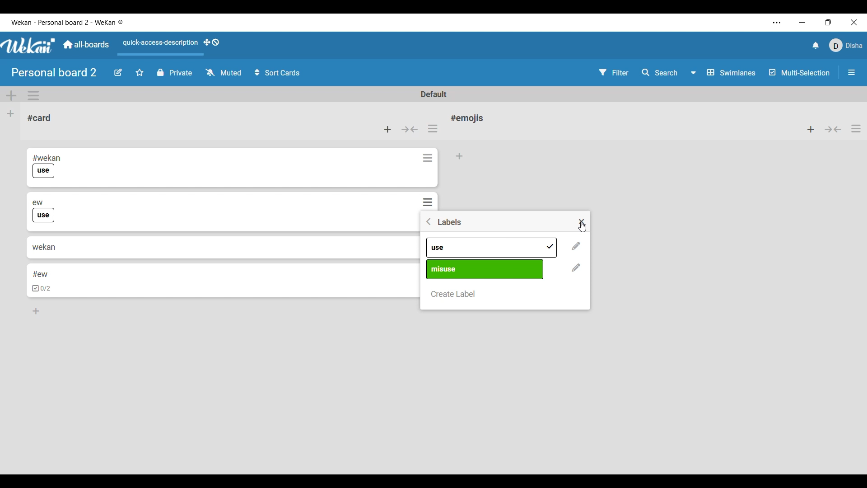  What do you see at coordinates (45, 216) in the screenshot?
I see `use` at bounding box center [45, 216].